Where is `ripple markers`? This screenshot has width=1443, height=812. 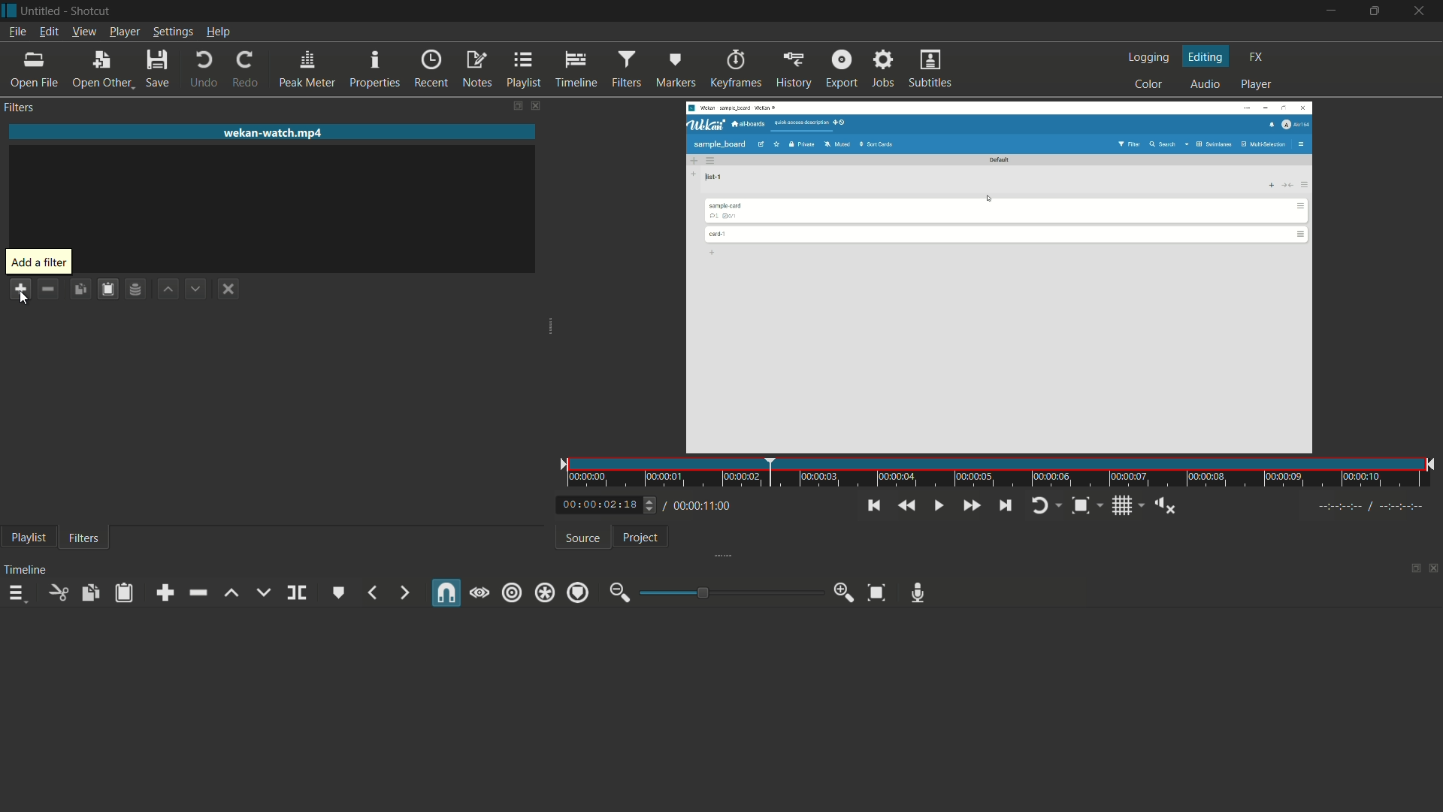 ripple markers is located at coordinates (579, 592).